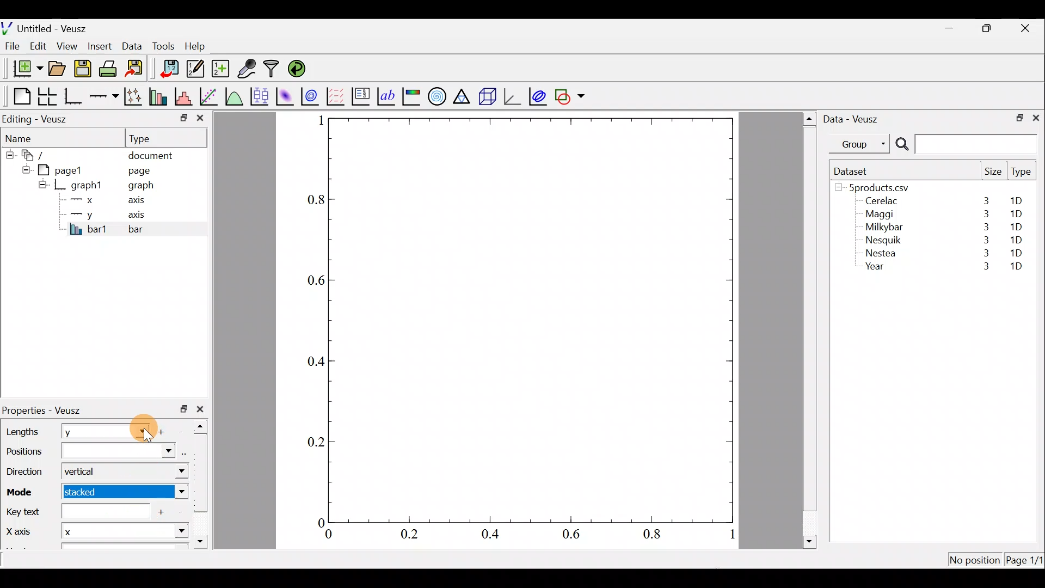 Image resolution: width=1045 pixels, height=588 pixels. I want to click on close, so click(1036, 117).